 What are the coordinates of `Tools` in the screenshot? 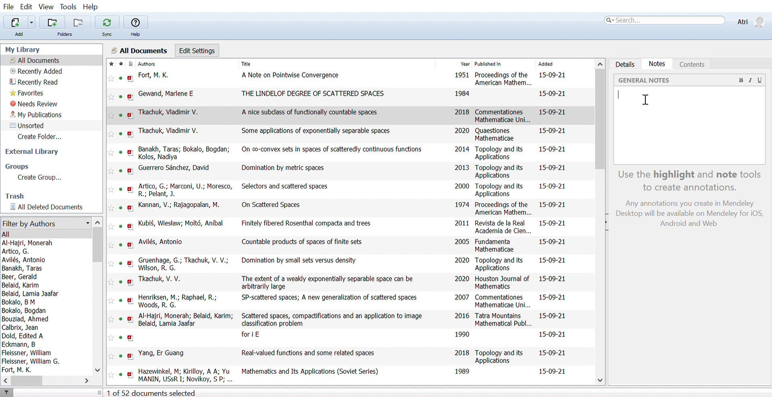 It's located at (69, 7).